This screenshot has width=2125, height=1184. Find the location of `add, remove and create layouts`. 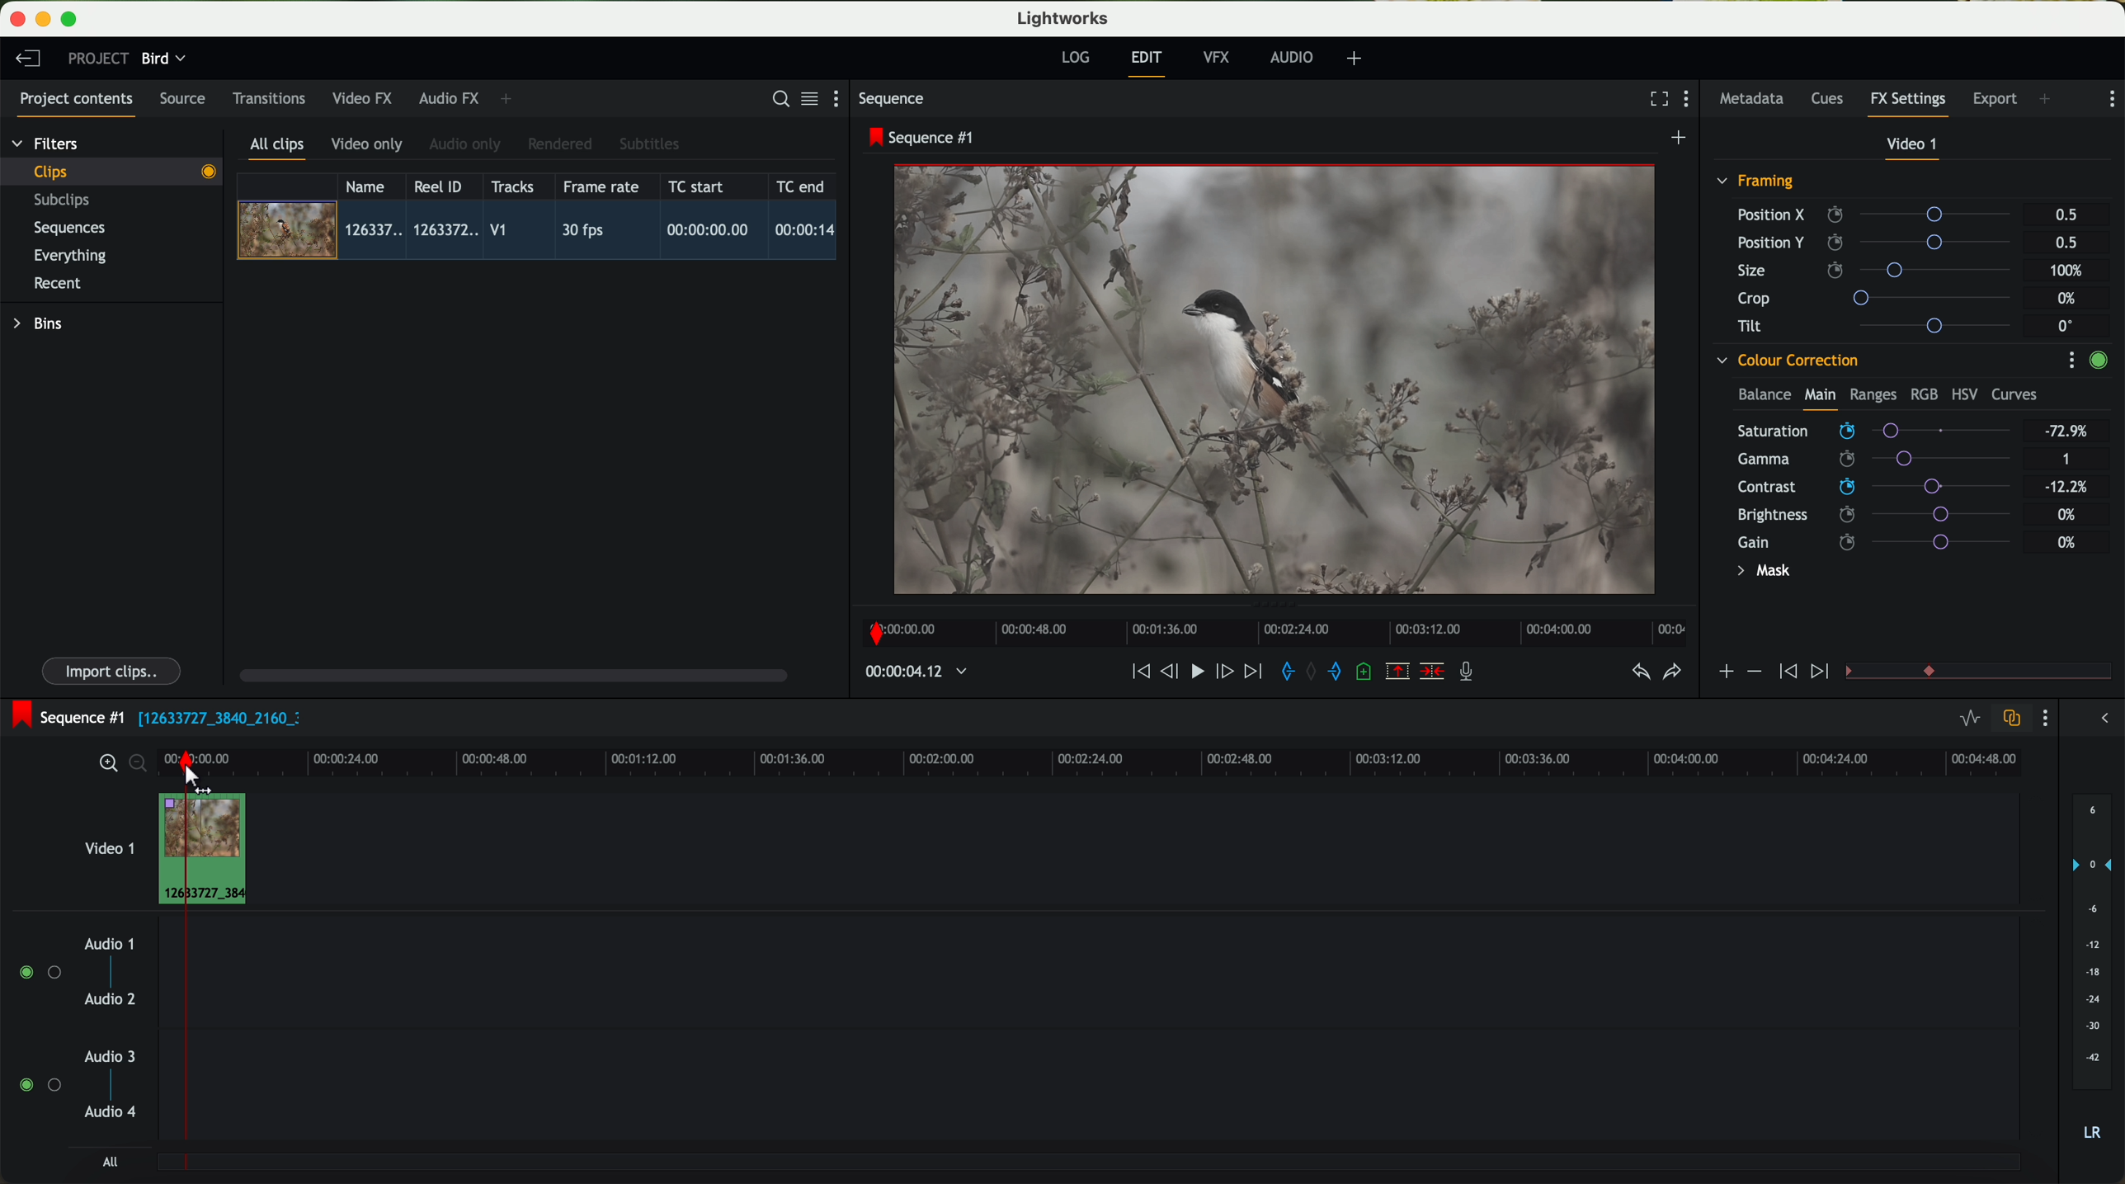

add, remove and create layouts is located at coordinates (1357, 59).